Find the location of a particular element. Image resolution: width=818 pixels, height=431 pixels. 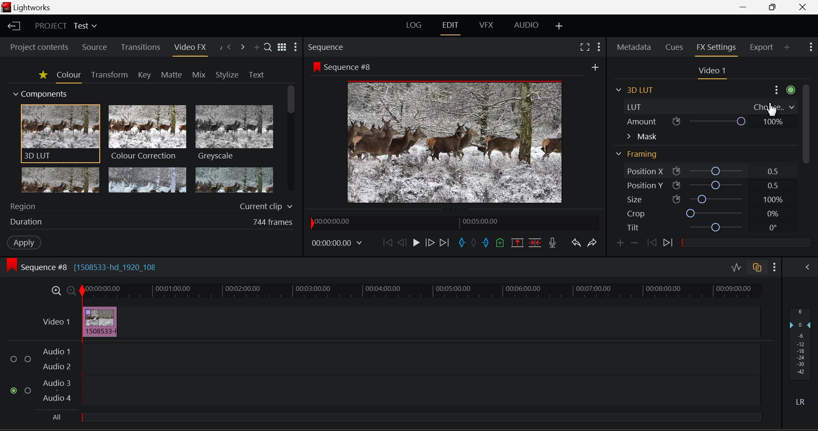

Show Settings is located at coordinates (598, 46).